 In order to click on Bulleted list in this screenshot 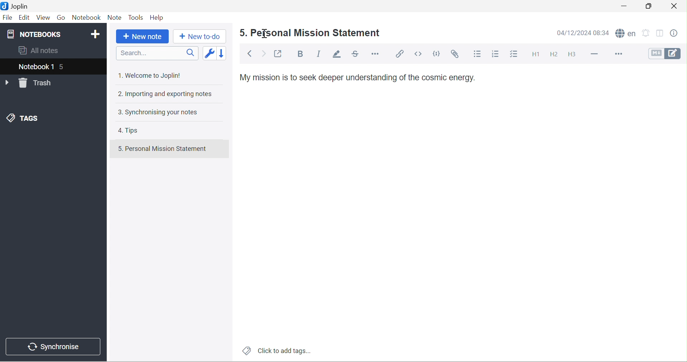, I will do `click(480, 55)`.